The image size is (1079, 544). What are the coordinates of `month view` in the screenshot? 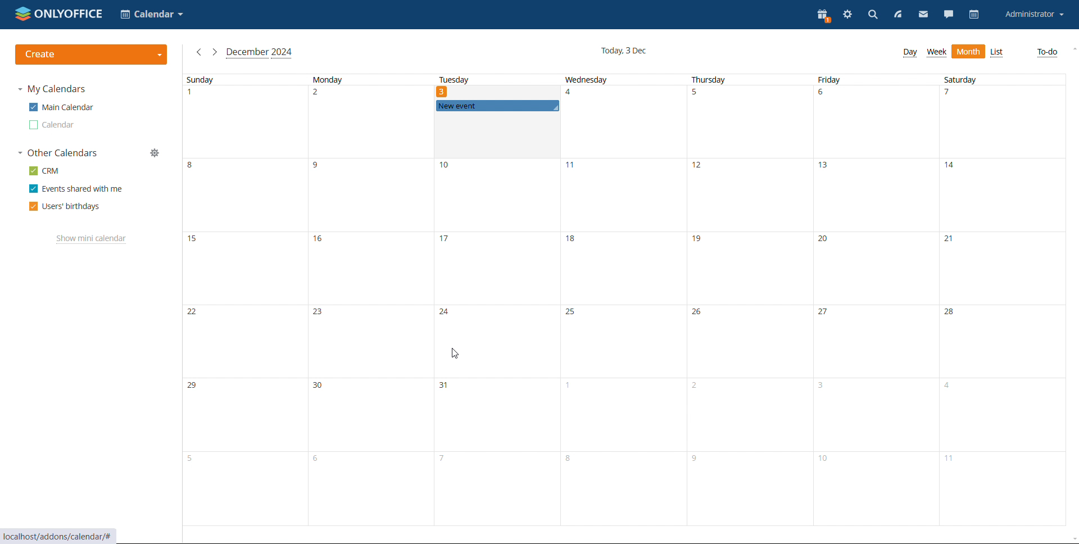 It's located at (968, 52).